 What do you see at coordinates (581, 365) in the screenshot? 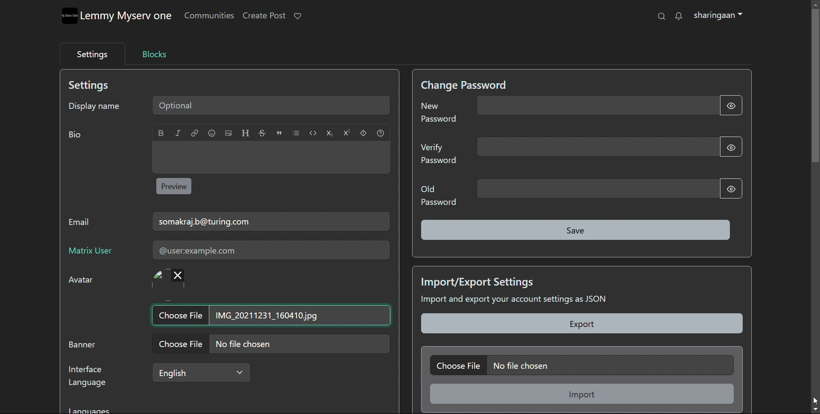
I see `choose file to import` at bounding box center [581, 365].